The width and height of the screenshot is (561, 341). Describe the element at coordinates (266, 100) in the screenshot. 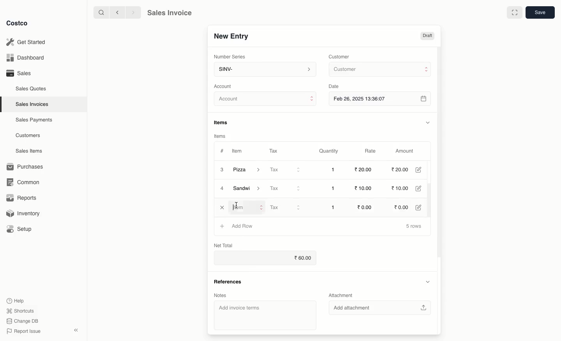

I see `Account` at that location.